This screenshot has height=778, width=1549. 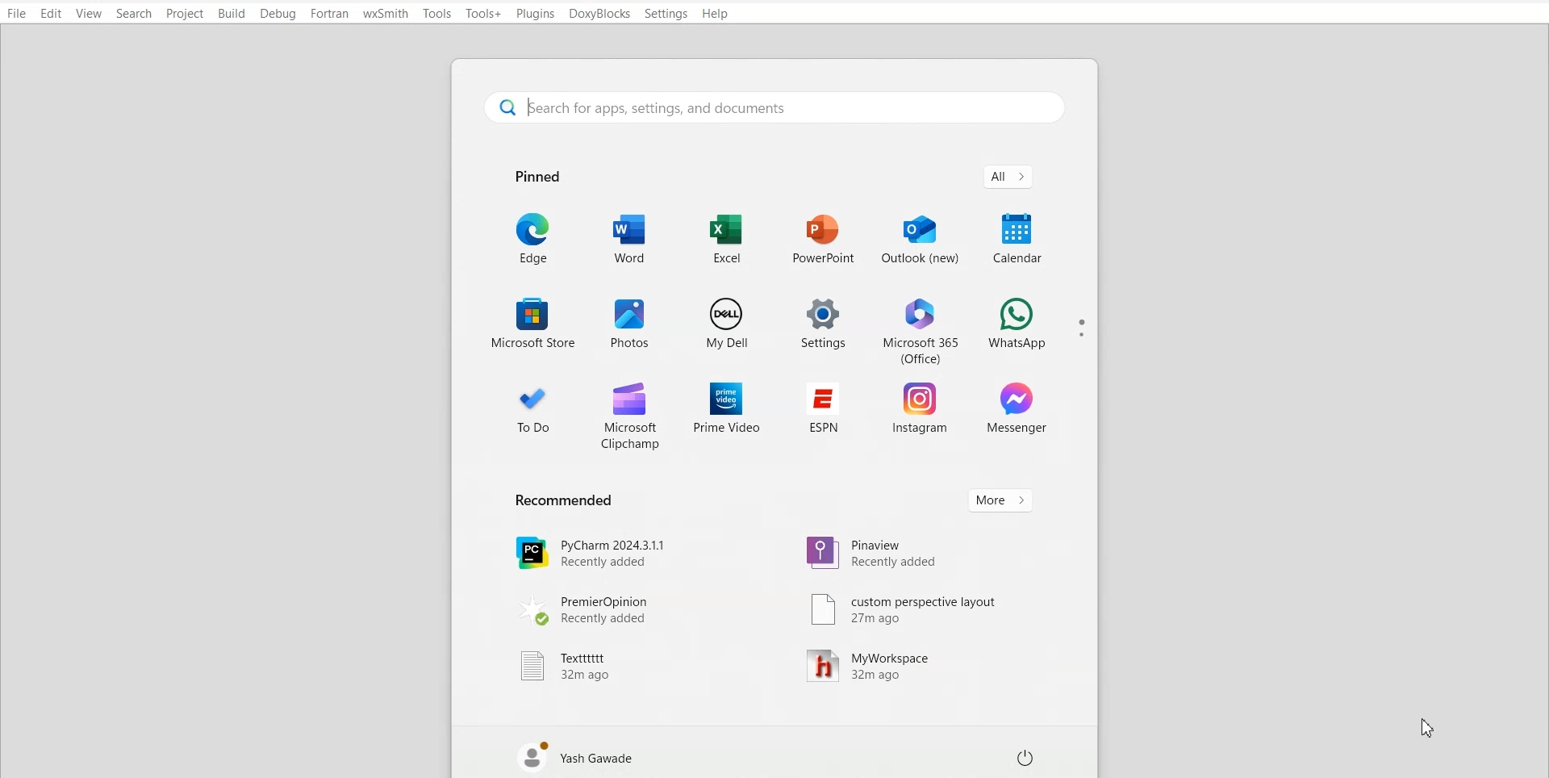 I want to click on Shut button, so click(x=1025, y=757).